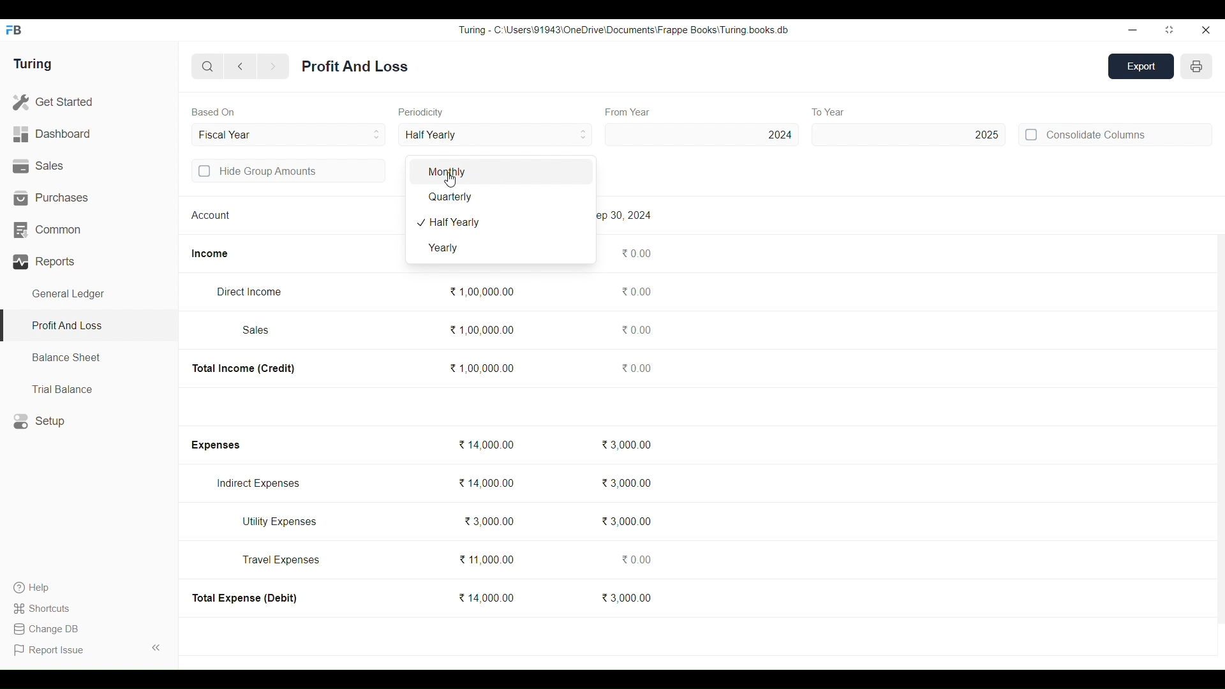 The width and height of the screenshot is (1225, 689). Describe the element at coordinates (501, 197) in the screenshot. I see `Quarterly` at that location.